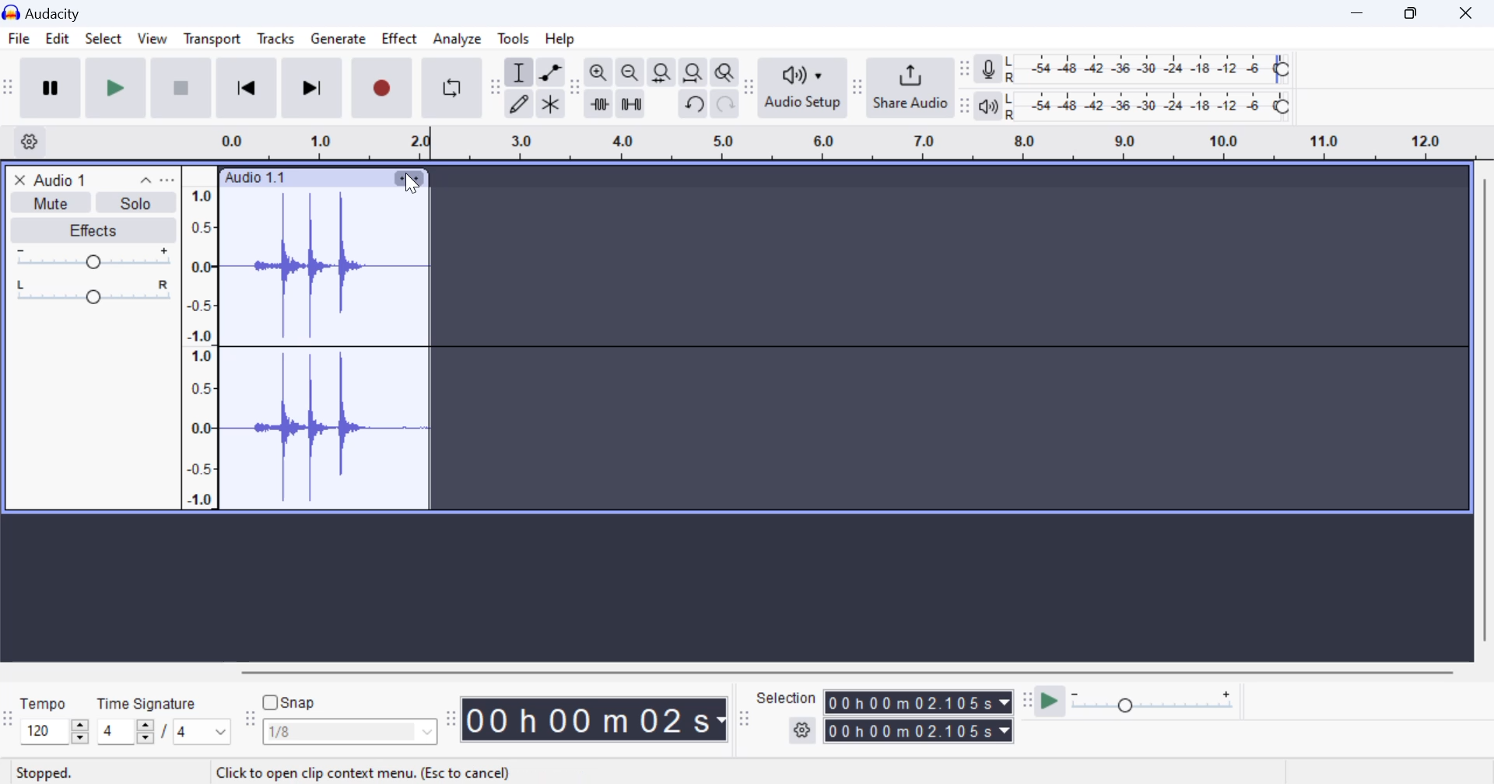  What do you see at coordinates (323, 349) in the screenshot?
I see `Audio Clip` at bounding box center [323, 349].